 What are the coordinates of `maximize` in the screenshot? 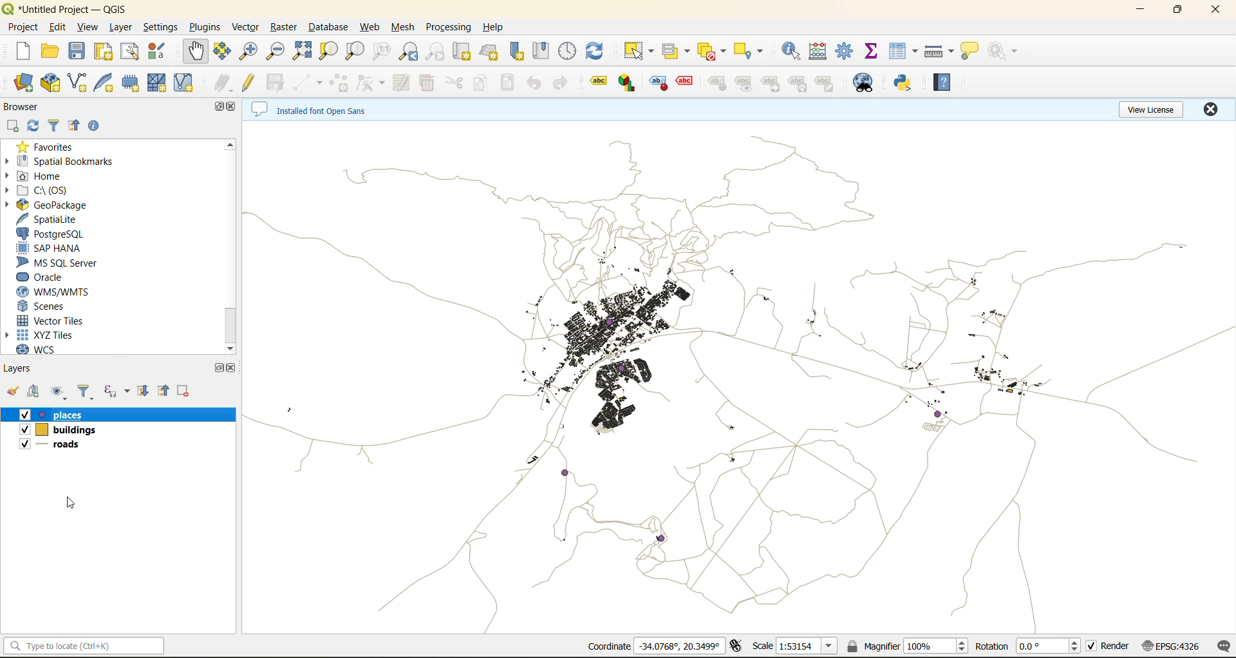 It's located at (221, 368).